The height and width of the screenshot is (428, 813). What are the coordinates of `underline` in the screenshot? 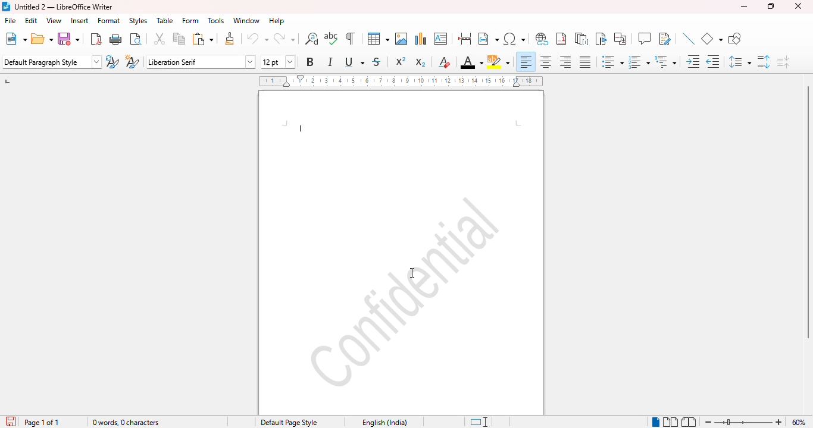 It's located at (354, 62).